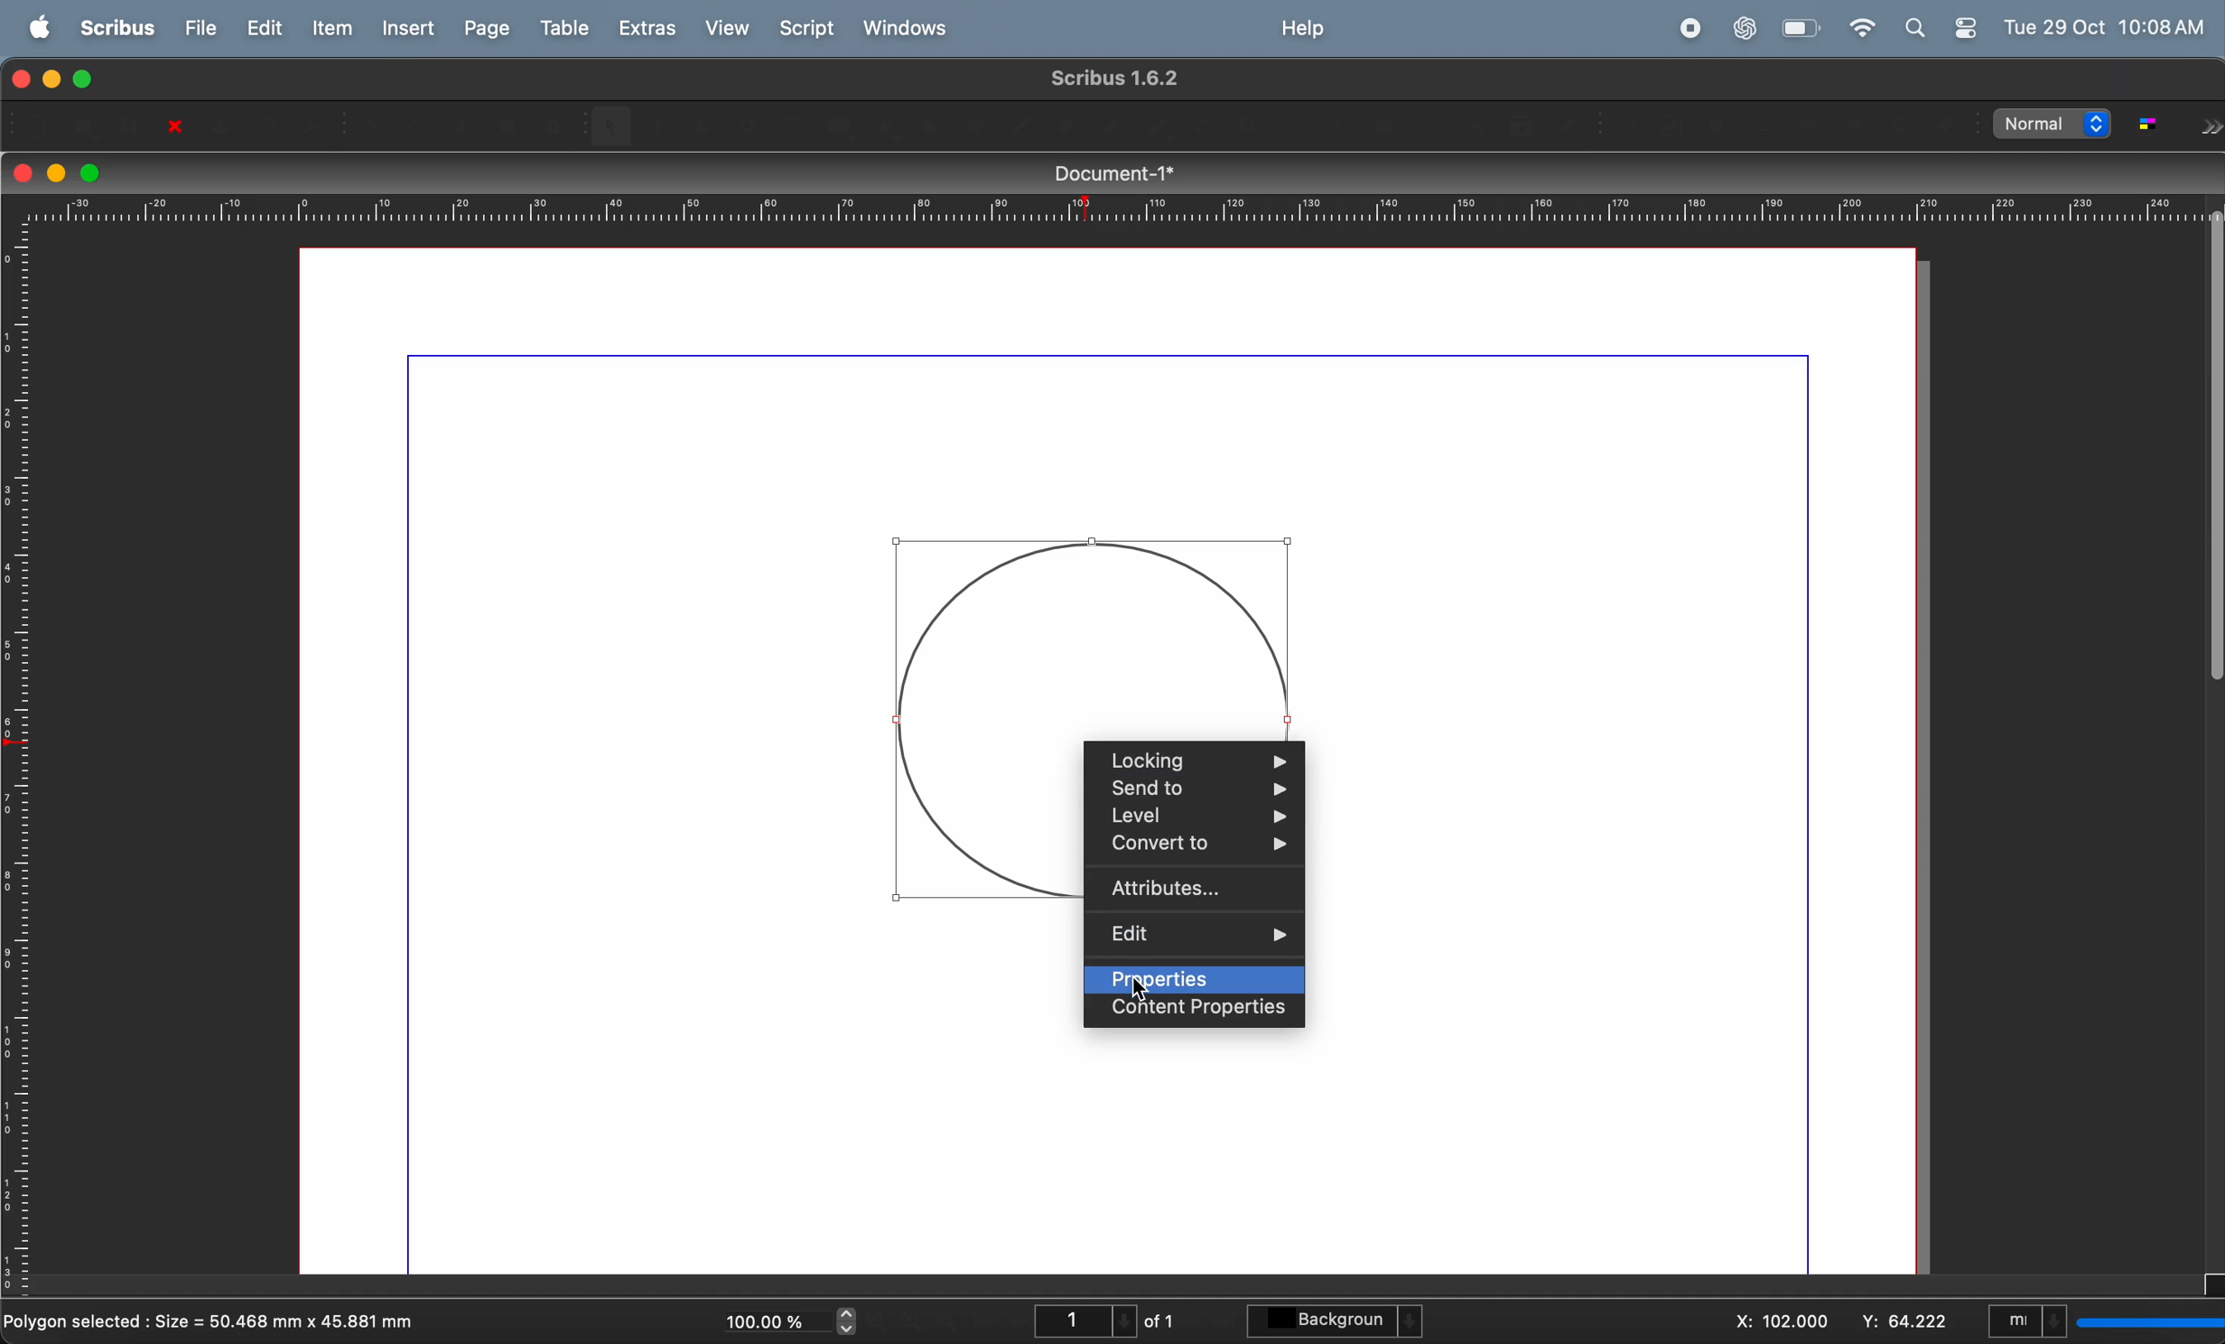 This screenshot has width=2225, height=1344. Describe the element at coordinates (2054, 124) in the screenshot. I see `select image preview` at that location.